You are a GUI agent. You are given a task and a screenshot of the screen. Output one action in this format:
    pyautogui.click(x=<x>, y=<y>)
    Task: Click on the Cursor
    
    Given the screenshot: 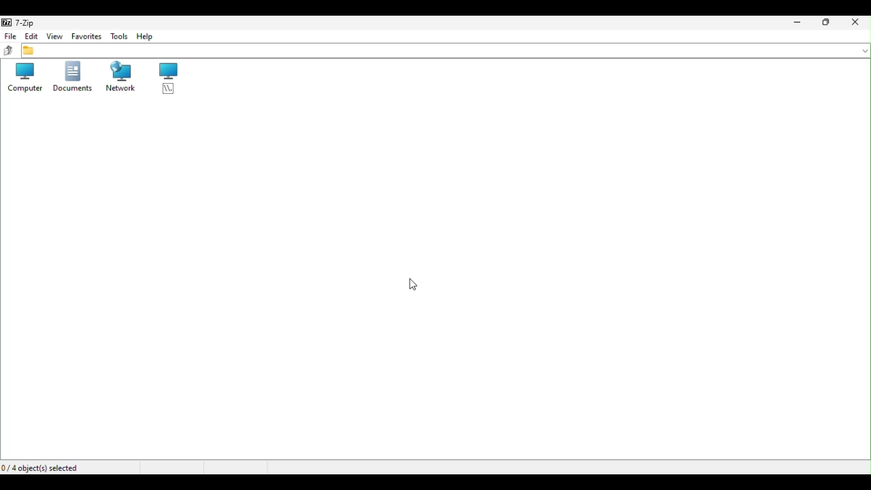 What is the action you would take?
    pyautogui.click(x=416, y=286)
    